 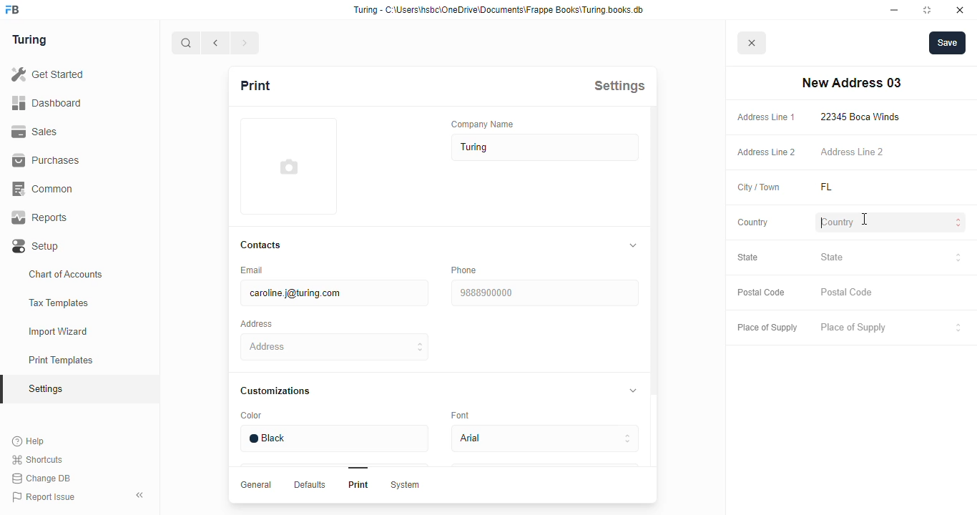 I want to click on toggle maximize, so click(x=926, y=9).